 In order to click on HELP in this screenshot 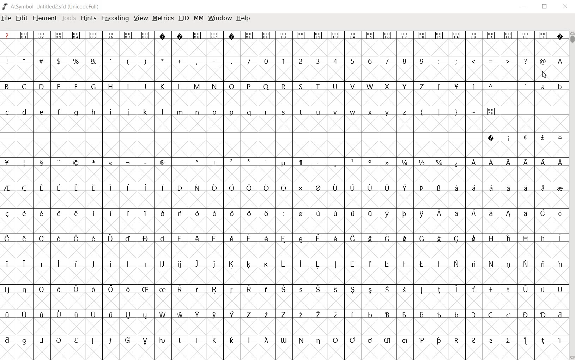, I will do `click(243, 19)`.